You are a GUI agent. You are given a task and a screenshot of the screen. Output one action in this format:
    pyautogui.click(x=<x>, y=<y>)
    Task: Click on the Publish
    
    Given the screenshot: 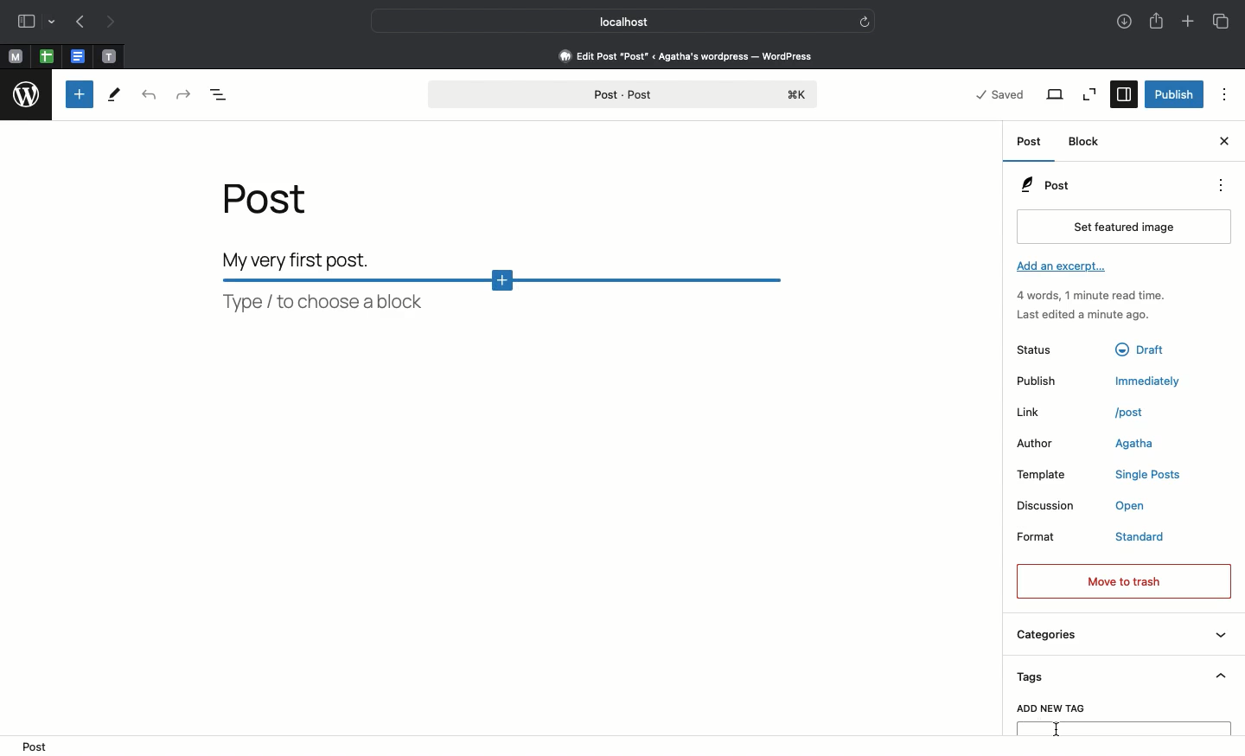 What is the action you would take?
    pyautogui.click(x=1173, y=93)
    